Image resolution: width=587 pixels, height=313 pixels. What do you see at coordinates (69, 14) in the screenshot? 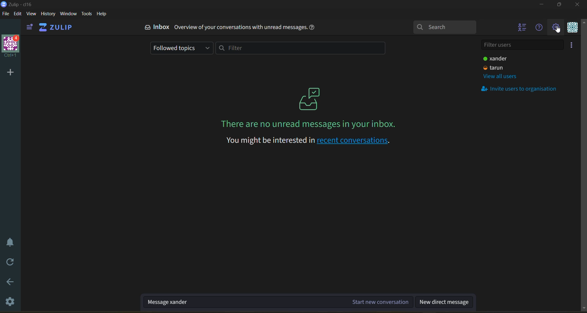
I see `window` at bounding box center [69, 14].